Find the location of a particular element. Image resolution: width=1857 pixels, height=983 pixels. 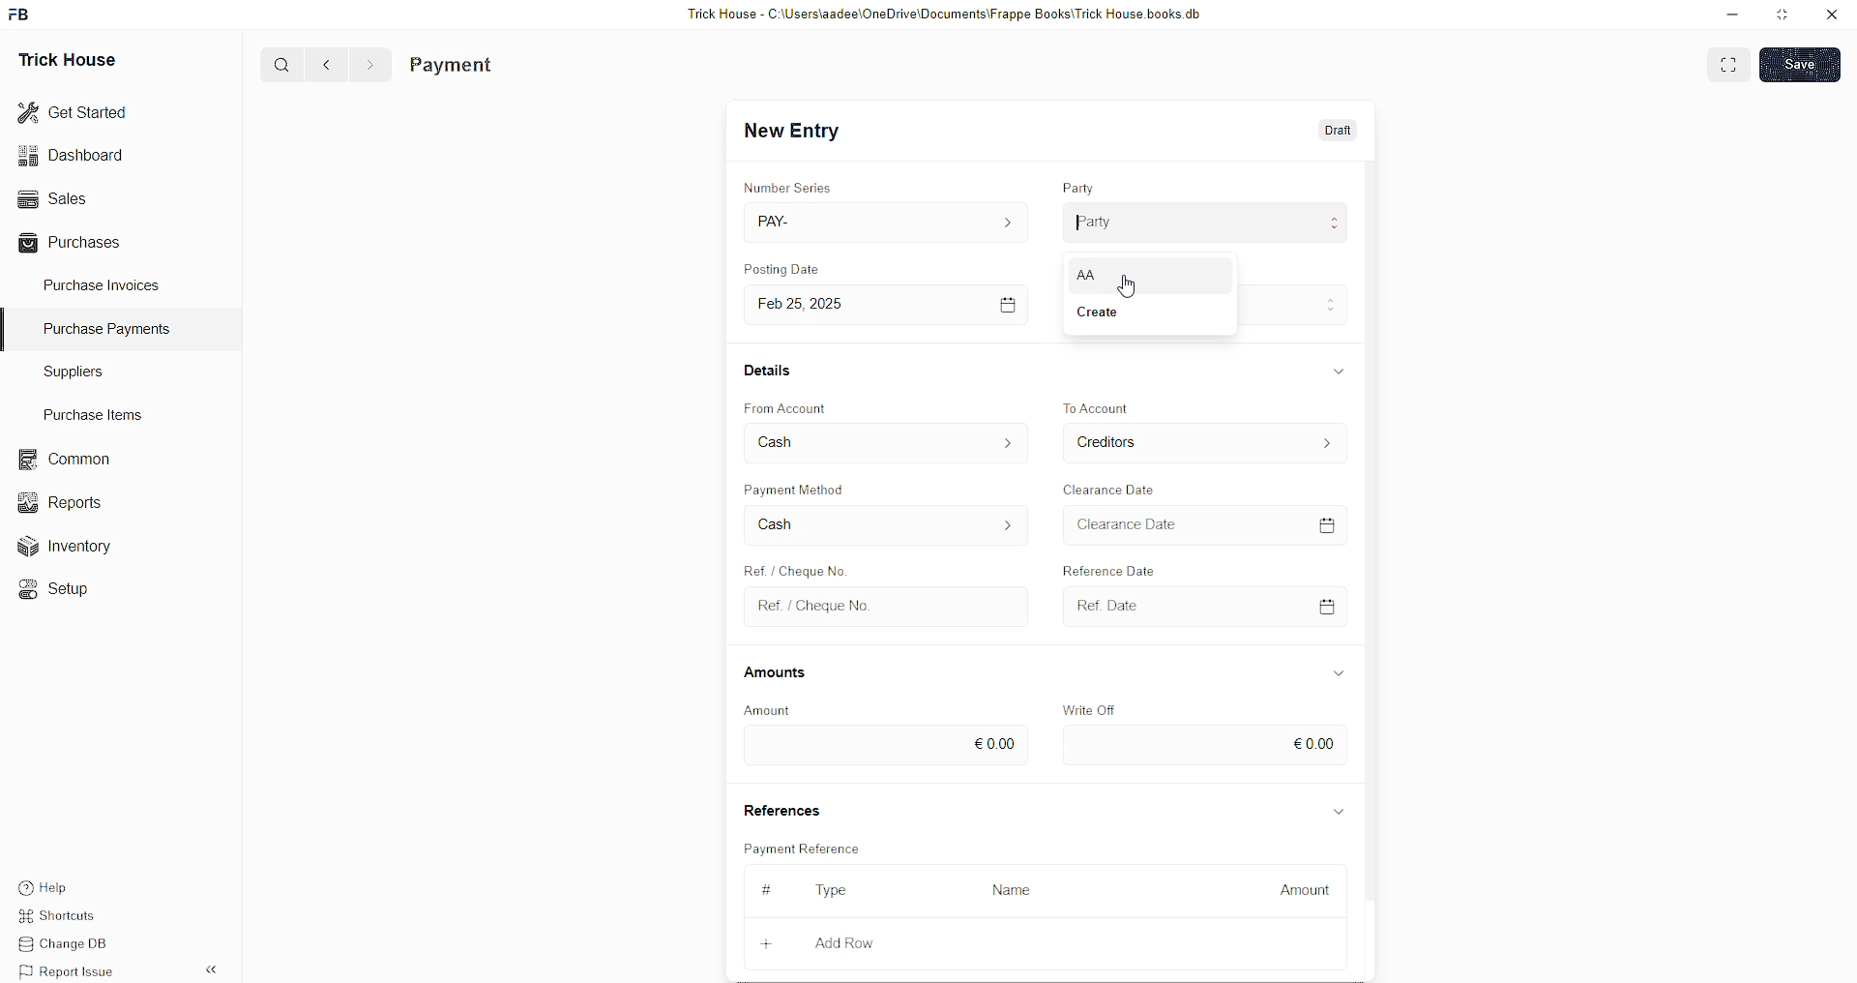

Reports is located at coordinates (67, 500).